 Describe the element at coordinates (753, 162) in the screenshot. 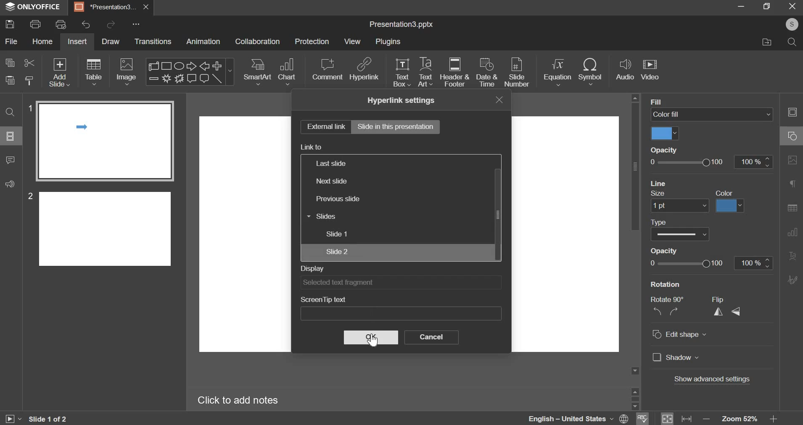

I see `increase/decrease opacity` at that location.